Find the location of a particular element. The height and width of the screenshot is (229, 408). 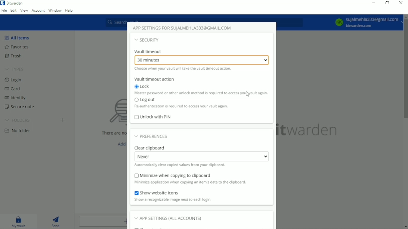

Send is located at coordinates (58, 222).